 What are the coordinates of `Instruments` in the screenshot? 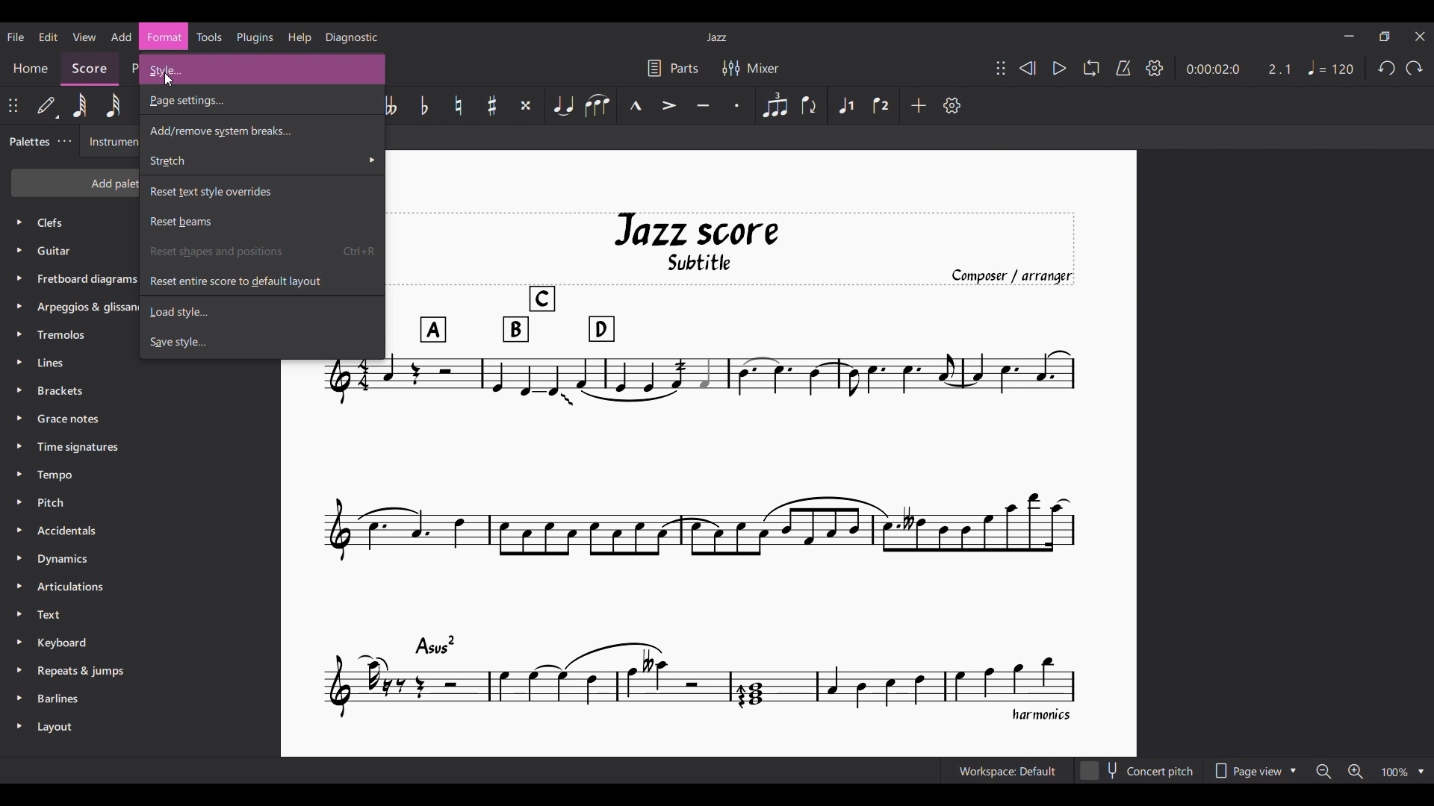 It's located at (111, 143).